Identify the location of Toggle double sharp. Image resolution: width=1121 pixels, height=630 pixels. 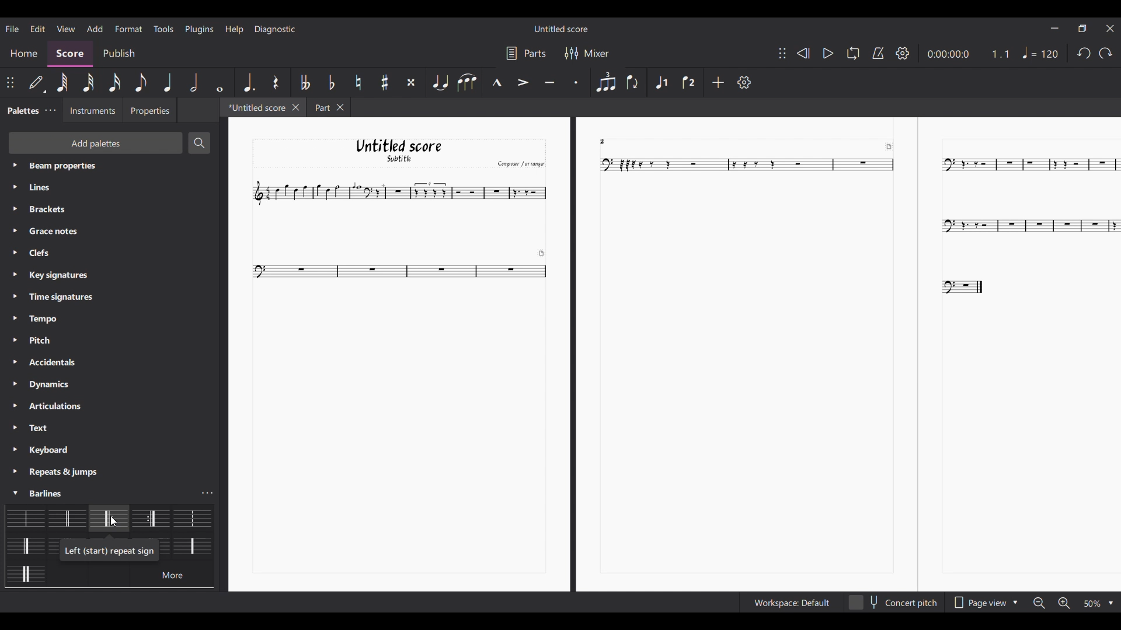
(412, 82).